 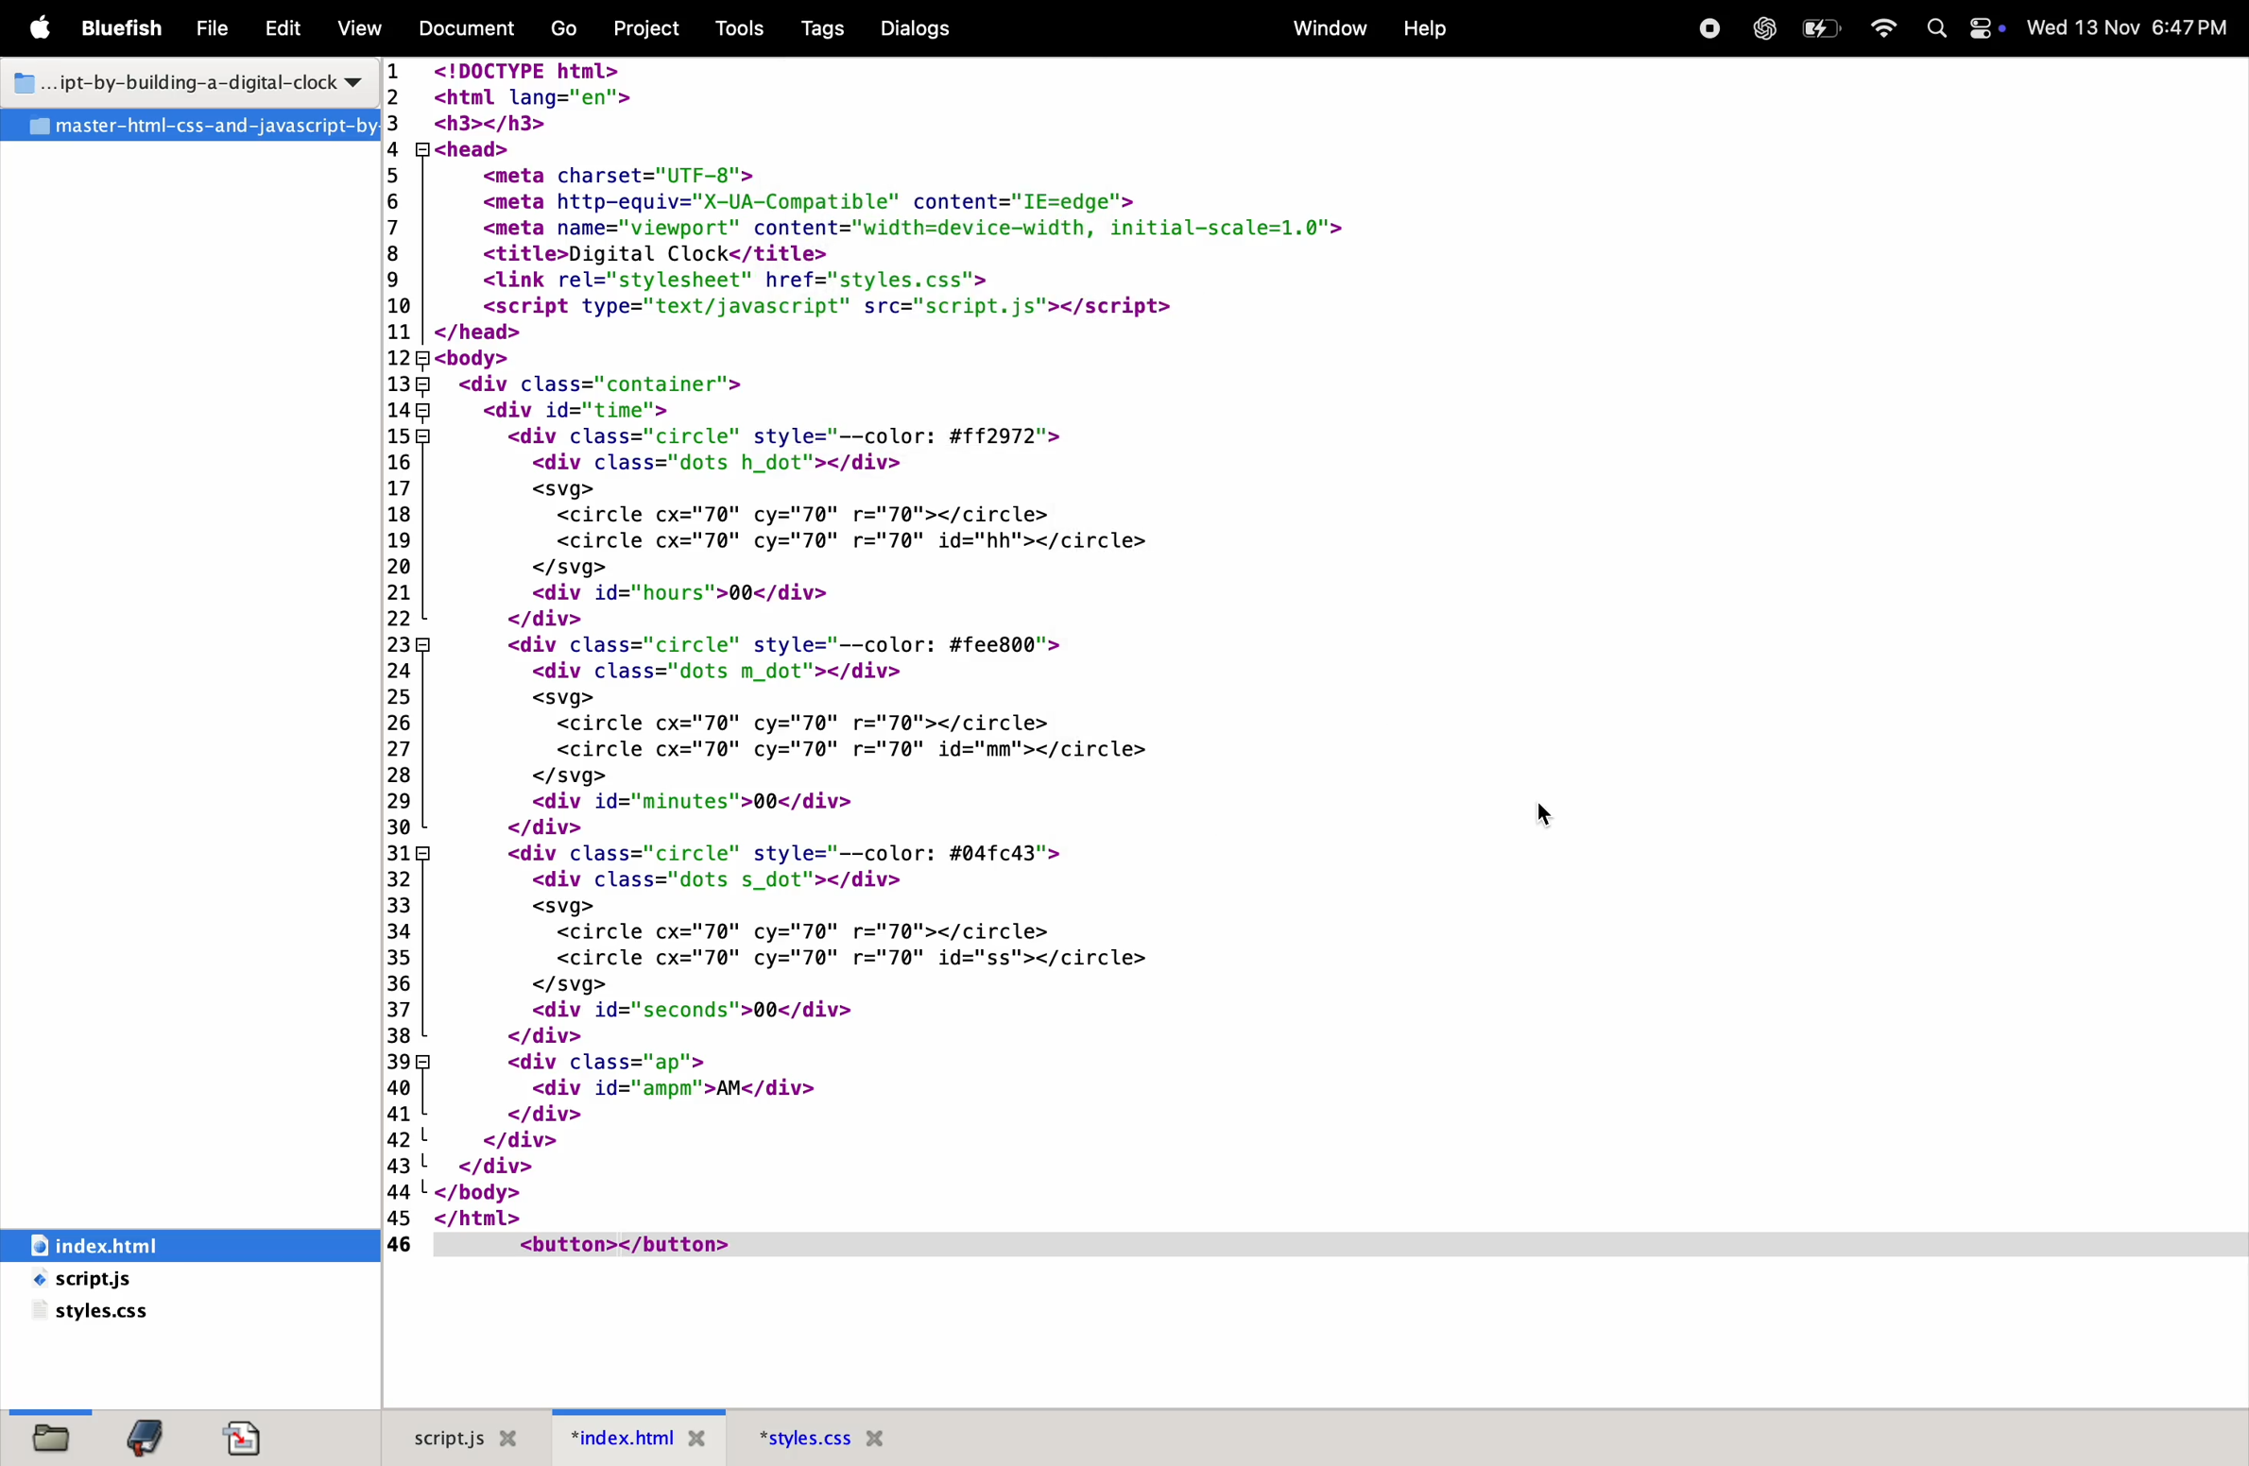 I want to click on Battery, so click(x=1825, y=26).